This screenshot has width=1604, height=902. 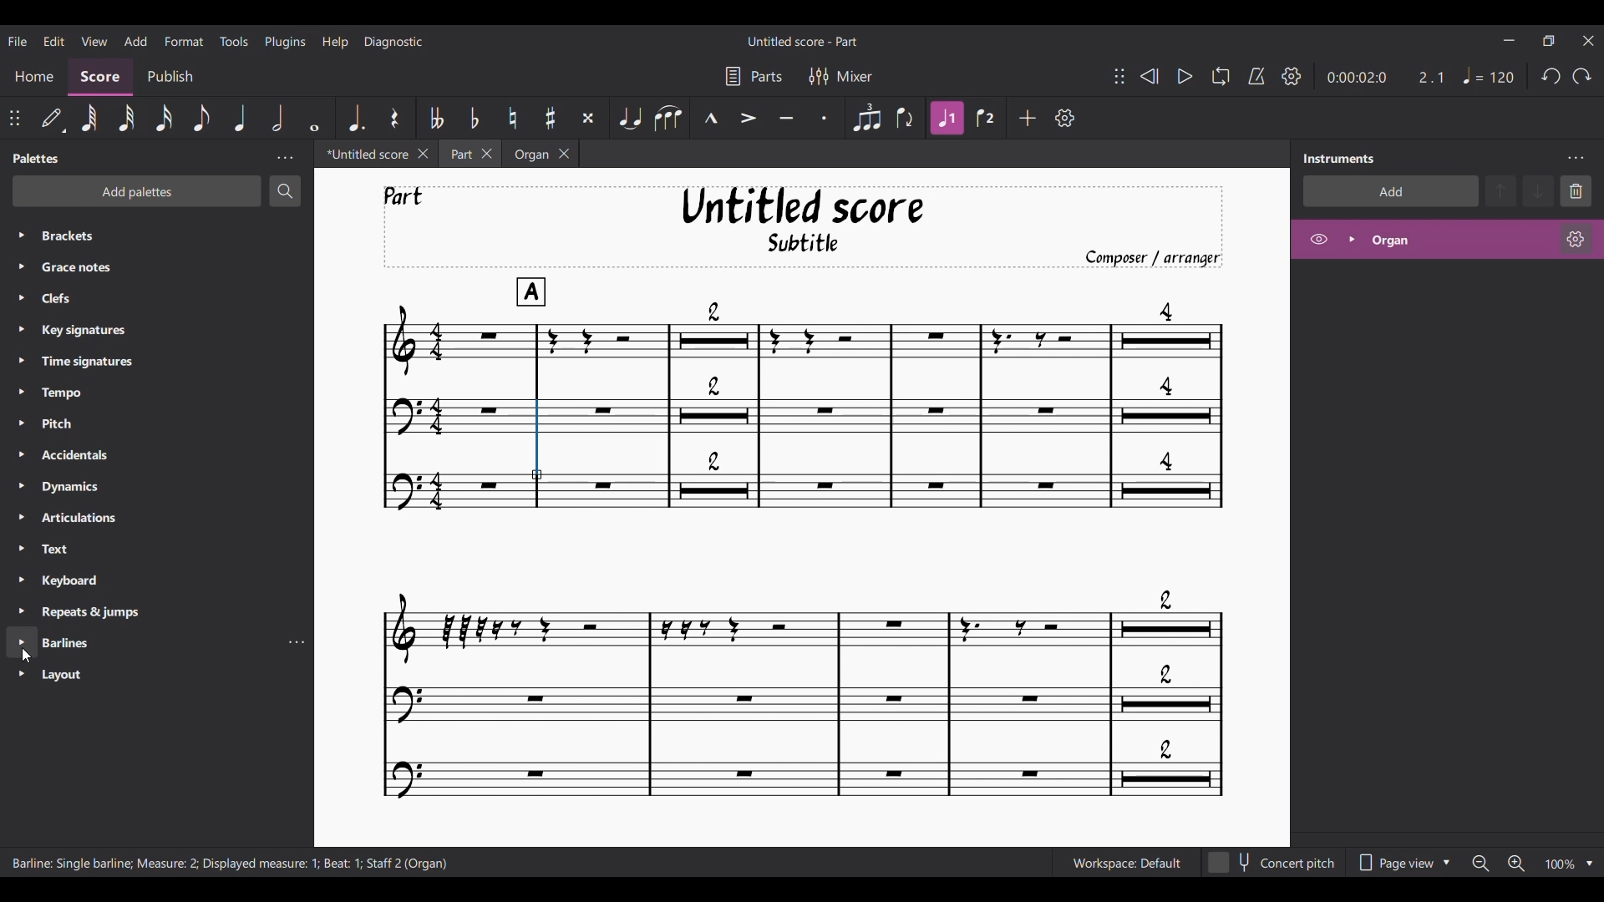 I want to click on Show interface in a smaller tab, so click(x=1549, y=40).